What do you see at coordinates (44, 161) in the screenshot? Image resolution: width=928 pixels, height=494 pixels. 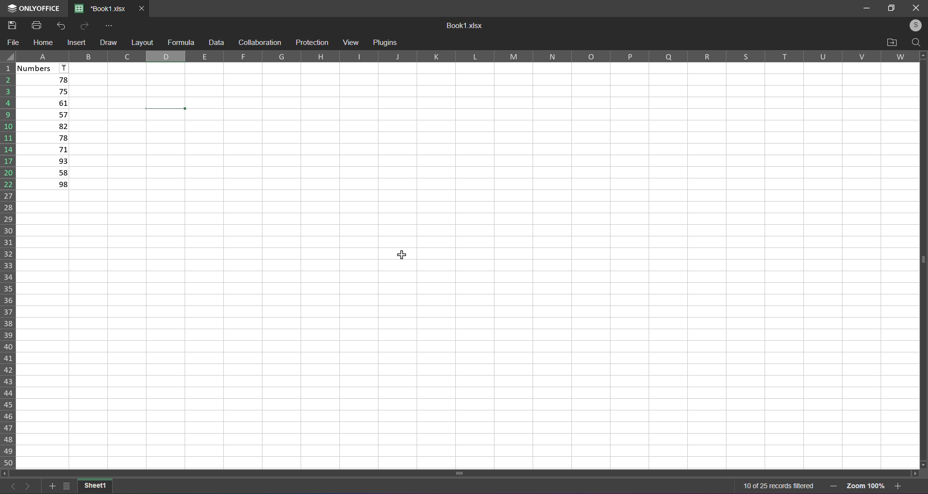 I see `93` at bounding box center [44, 161].